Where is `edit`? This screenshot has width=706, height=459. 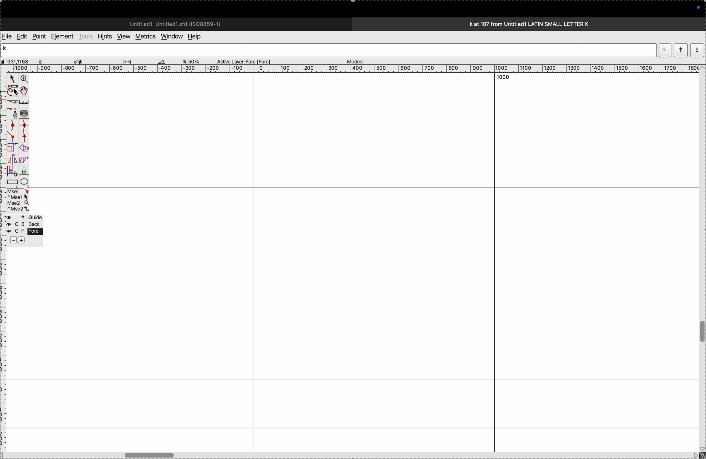
edit is located at coordinates (22, 36).